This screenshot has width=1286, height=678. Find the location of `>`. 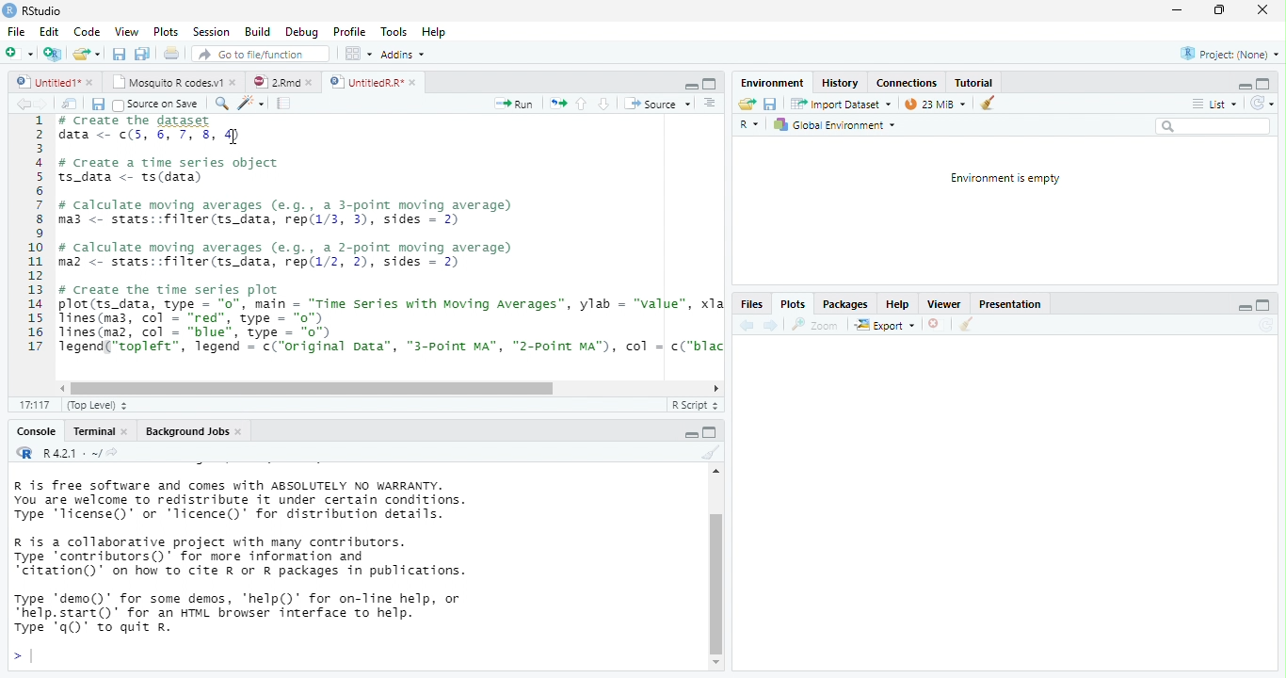

> is located at coordinates (22, 657).